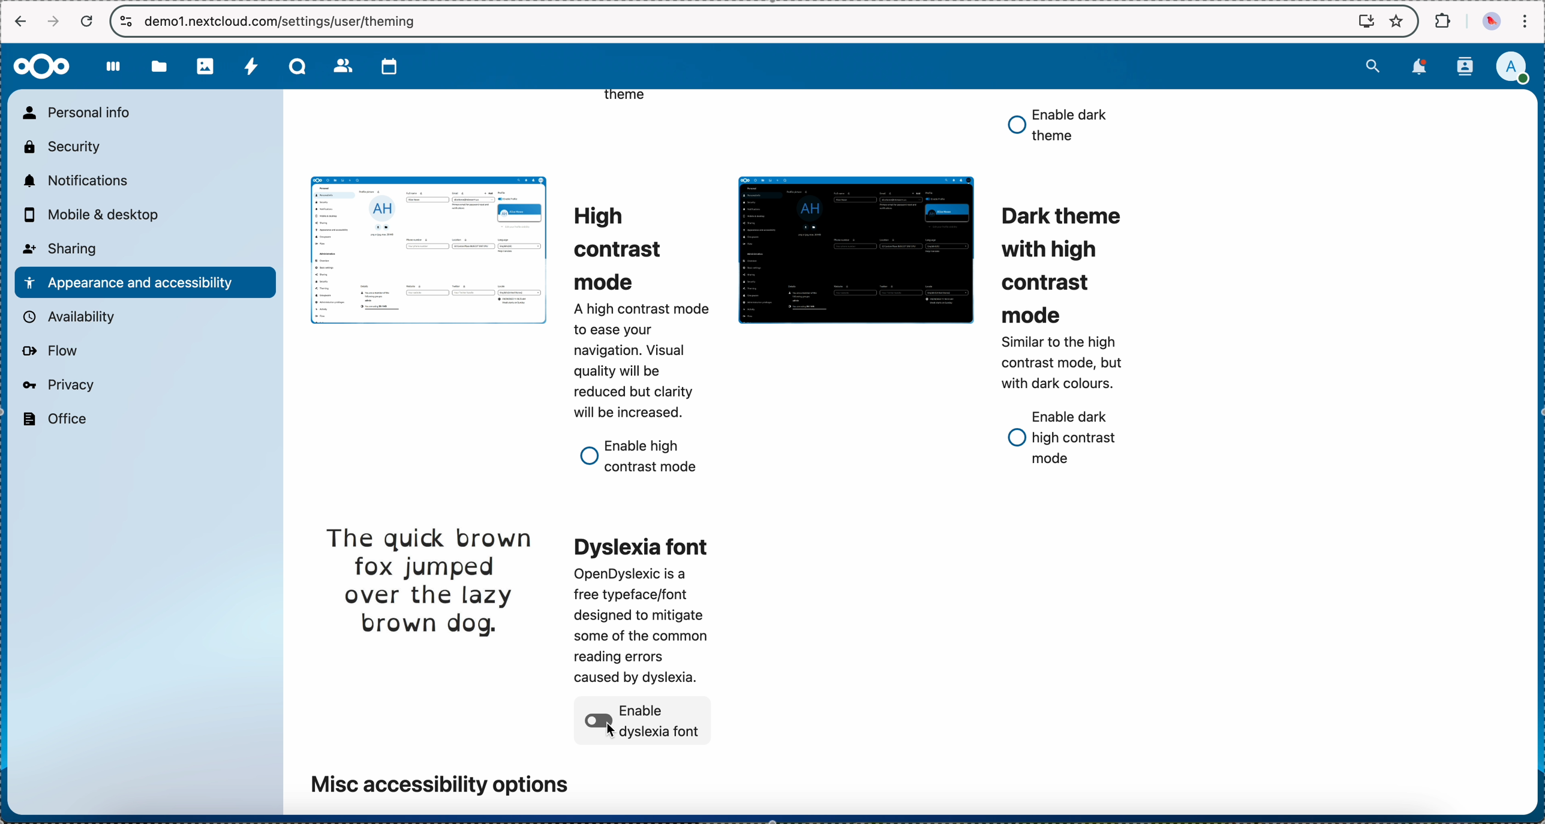 Image resolution: width=1545 pixels, height=824 pixels. Describe the element at coordinates (1489, 22) in the screenshot. I see `profile picture` at that location.